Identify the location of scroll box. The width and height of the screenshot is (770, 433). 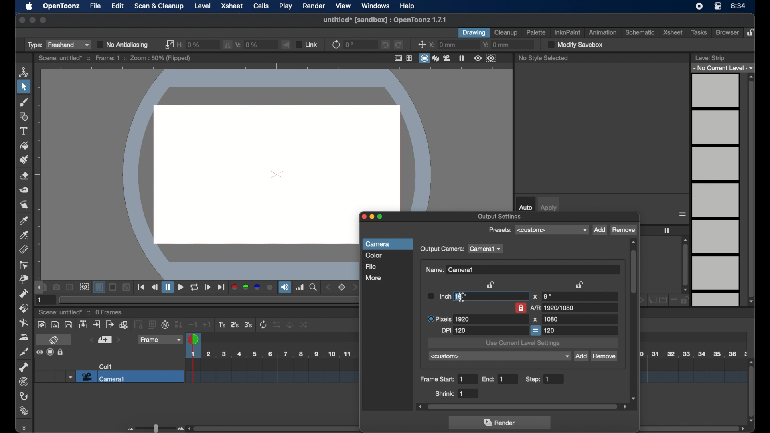
(269, 427).